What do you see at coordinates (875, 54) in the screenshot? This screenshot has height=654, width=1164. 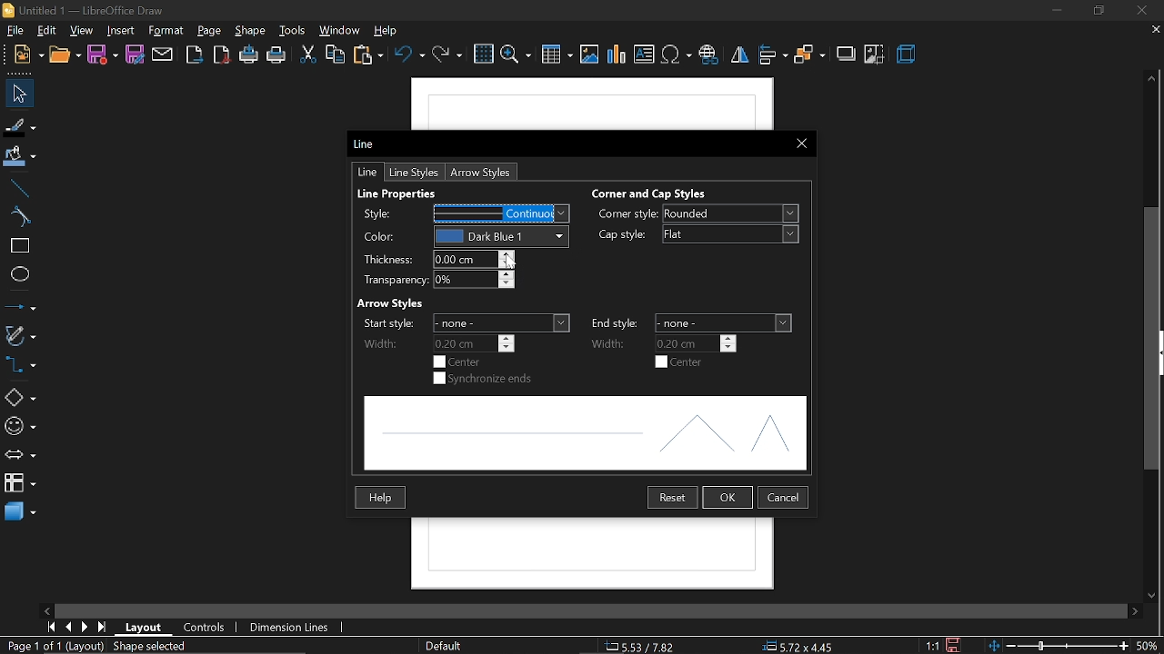 I see `crop` at bounding box center [875, 54].